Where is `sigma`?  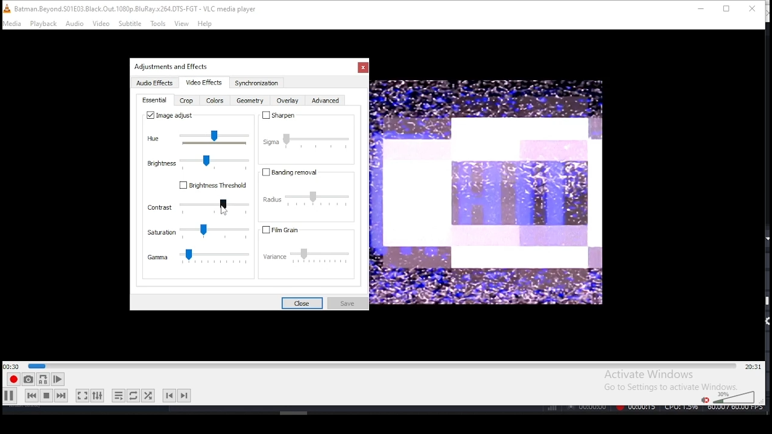 sigma is located at coordinates (306, 138).